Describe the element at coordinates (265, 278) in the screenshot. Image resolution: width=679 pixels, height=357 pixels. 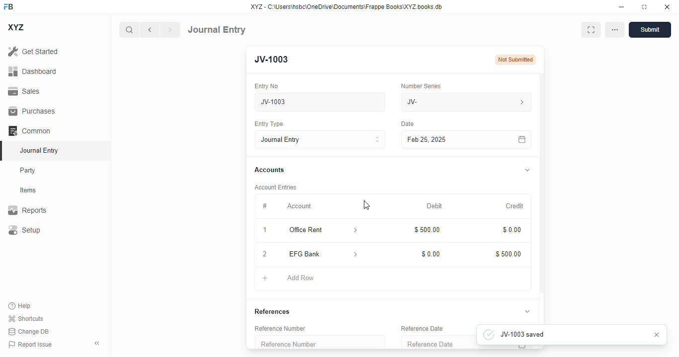
I see `add` at that location.